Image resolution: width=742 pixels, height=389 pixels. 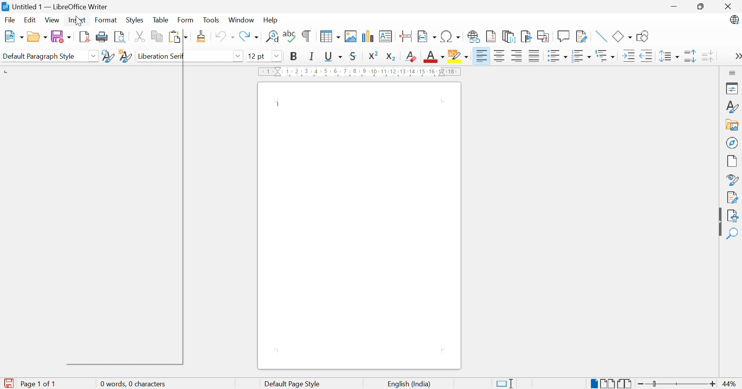 I want to click on Increase indent, so click(x=626, y=58).